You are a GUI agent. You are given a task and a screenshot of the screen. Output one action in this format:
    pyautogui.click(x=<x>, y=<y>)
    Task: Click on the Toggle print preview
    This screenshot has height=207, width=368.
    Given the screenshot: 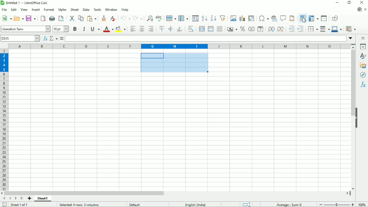 What is the action you would take?
    pyautogui.click(x=62, y=19)
    